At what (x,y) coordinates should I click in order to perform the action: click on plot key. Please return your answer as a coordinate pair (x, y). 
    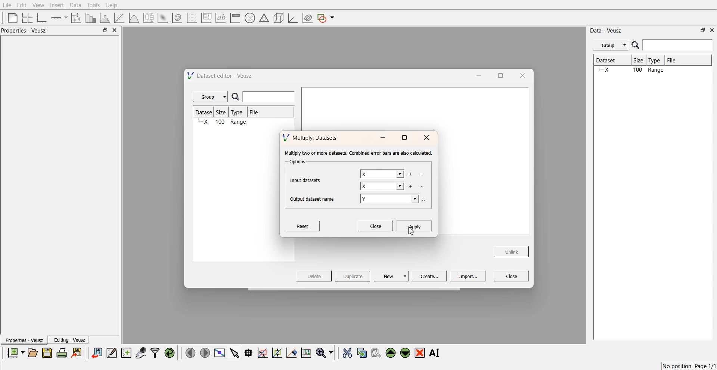
    Looking at the image, I should click on (206, 18).